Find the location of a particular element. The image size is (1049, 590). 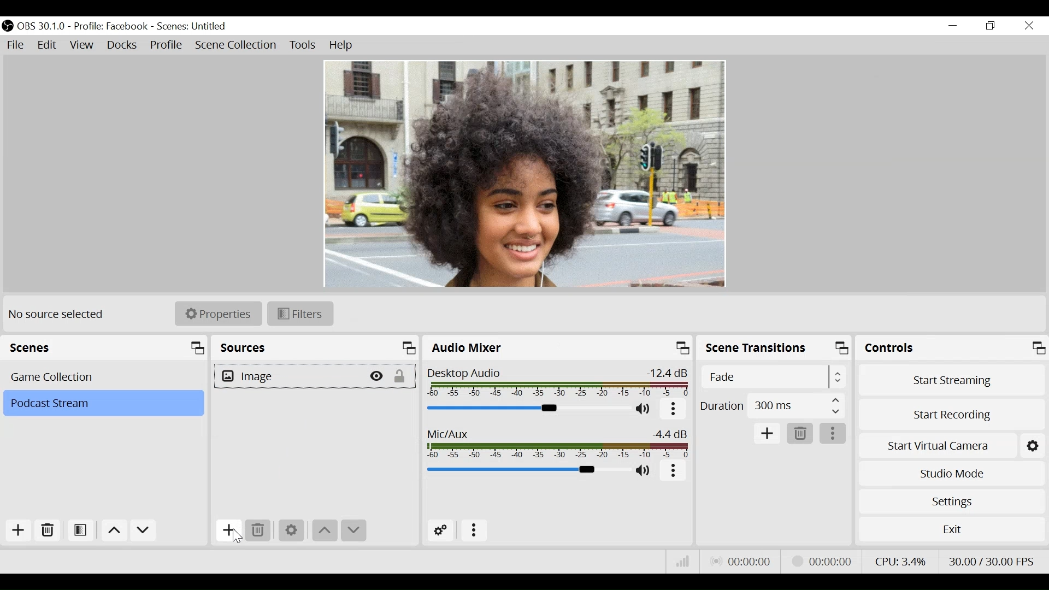

Scene Transition is located at coordinates (775, 350).